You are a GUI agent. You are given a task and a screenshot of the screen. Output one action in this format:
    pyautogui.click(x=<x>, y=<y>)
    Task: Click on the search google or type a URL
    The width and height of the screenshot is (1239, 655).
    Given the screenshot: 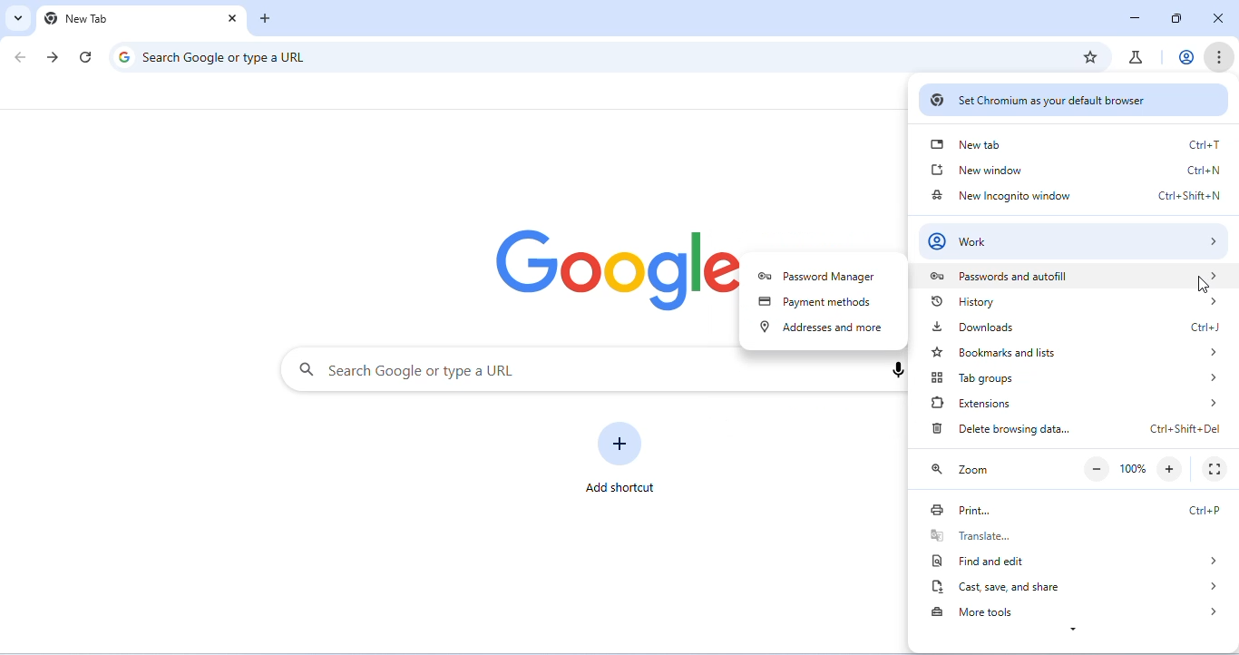 What is the action you would take?
    pyautogui.click(x=238, y=57)
    